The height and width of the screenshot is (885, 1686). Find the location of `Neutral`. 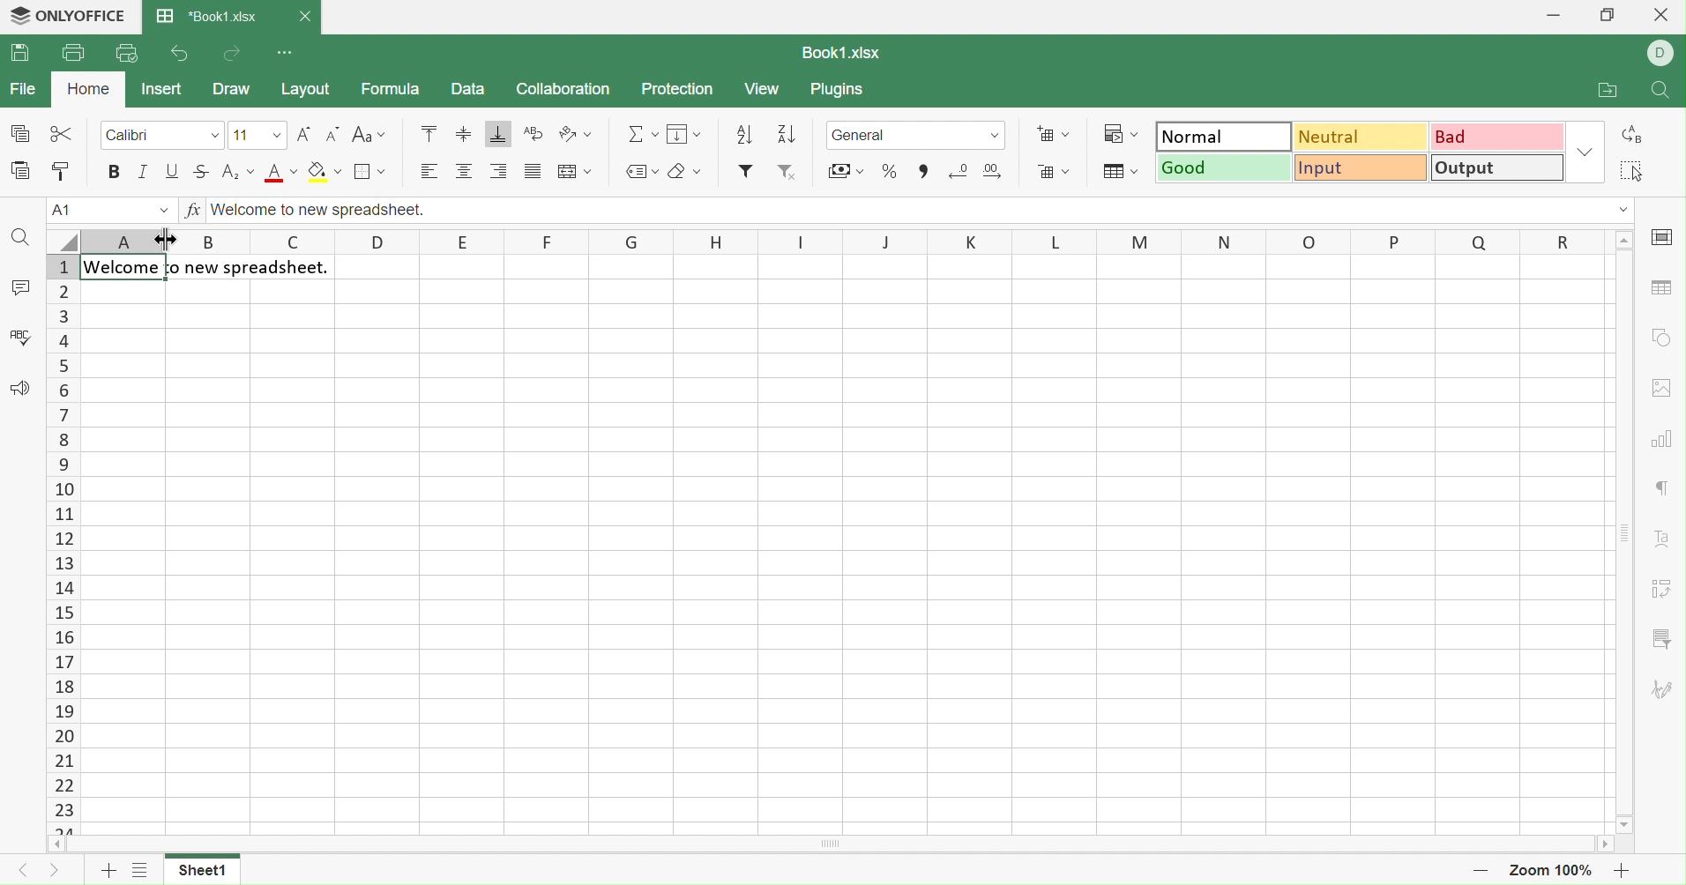

Neutral is located at coordinates (1363, 138).